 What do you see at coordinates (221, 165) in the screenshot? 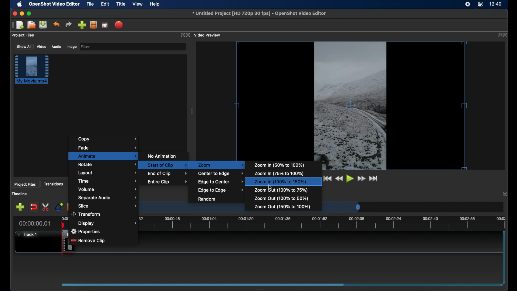
I see `zoom menu` at bounding box center [221, 165].